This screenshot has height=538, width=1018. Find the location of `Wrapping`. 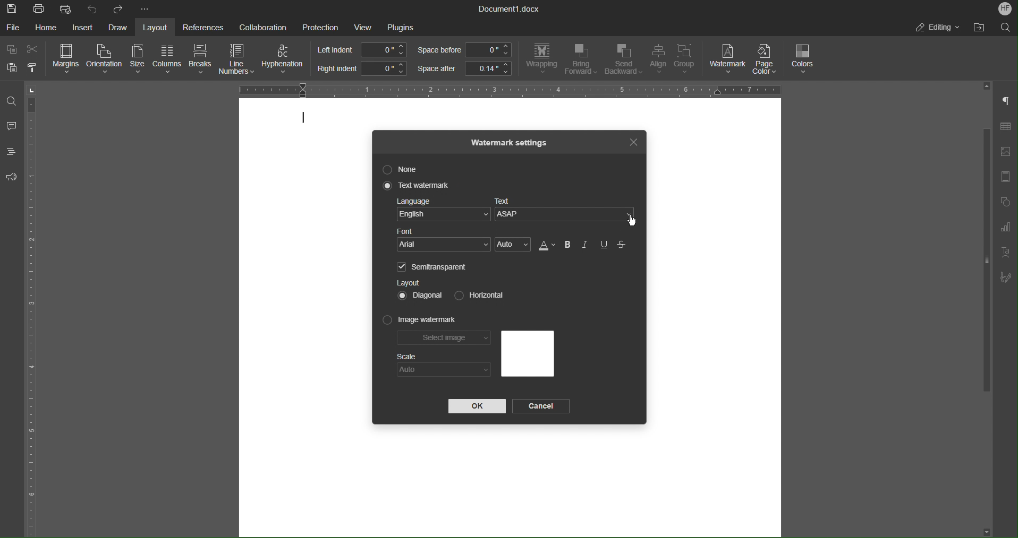

Wrapping is located at coordinates (541, 59).